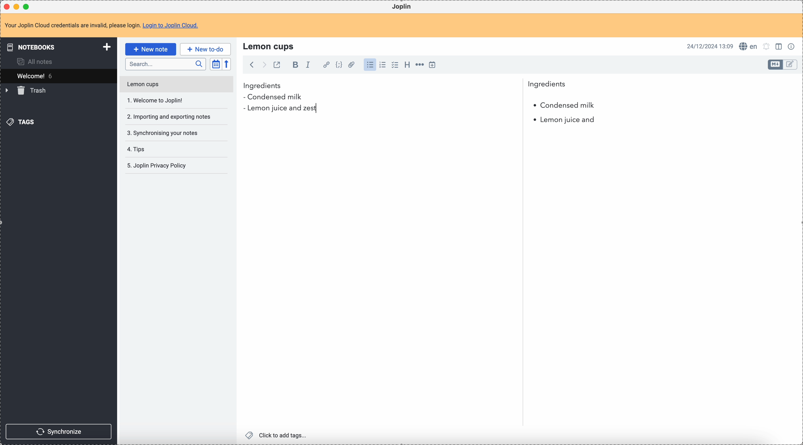 The width and height of the screenshot is (803, 445). Describe the element at coordinates (170, 117) in the screenshot. I see `importing and exporting your notes` at that location.